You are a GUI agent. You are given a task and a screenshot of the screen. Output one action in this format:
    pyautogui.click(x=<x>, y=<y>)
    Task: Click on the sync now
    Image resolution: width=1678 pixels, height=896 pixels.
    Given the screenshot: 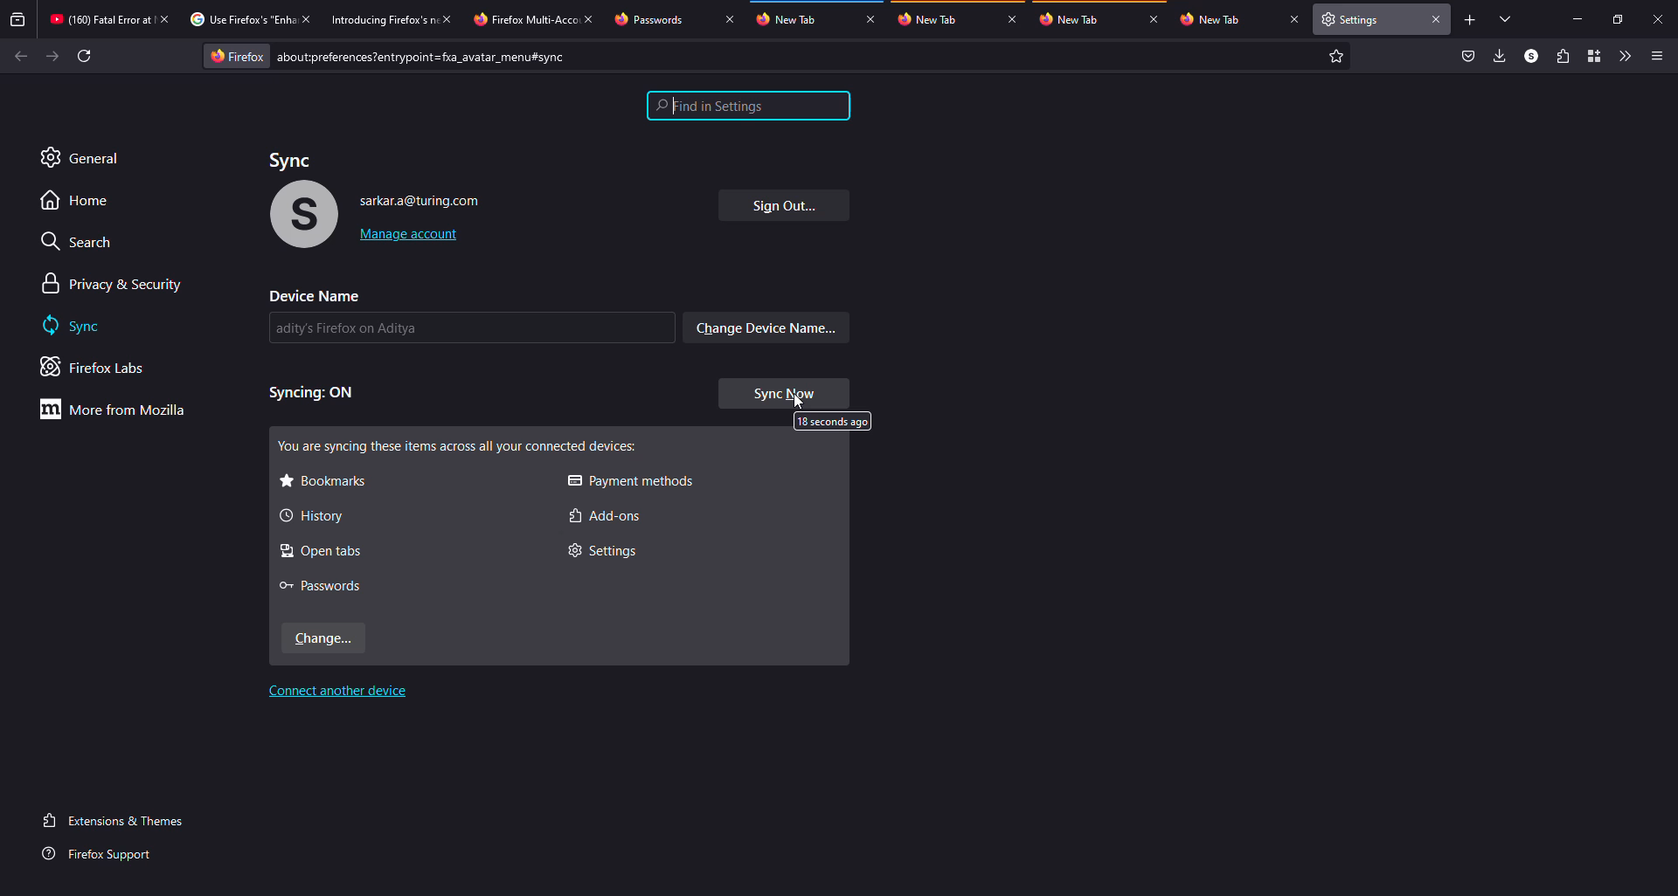 What is the action you would take?
    pyautogui.click(x=784, y=392)
    